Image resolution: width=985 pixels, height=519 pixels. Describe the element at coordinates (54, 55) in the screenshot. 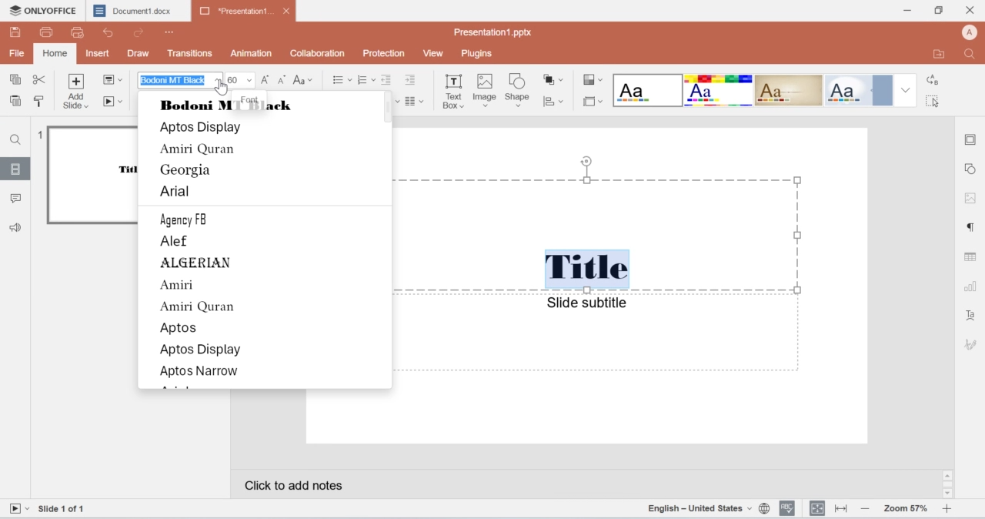

I see `home` at that location.